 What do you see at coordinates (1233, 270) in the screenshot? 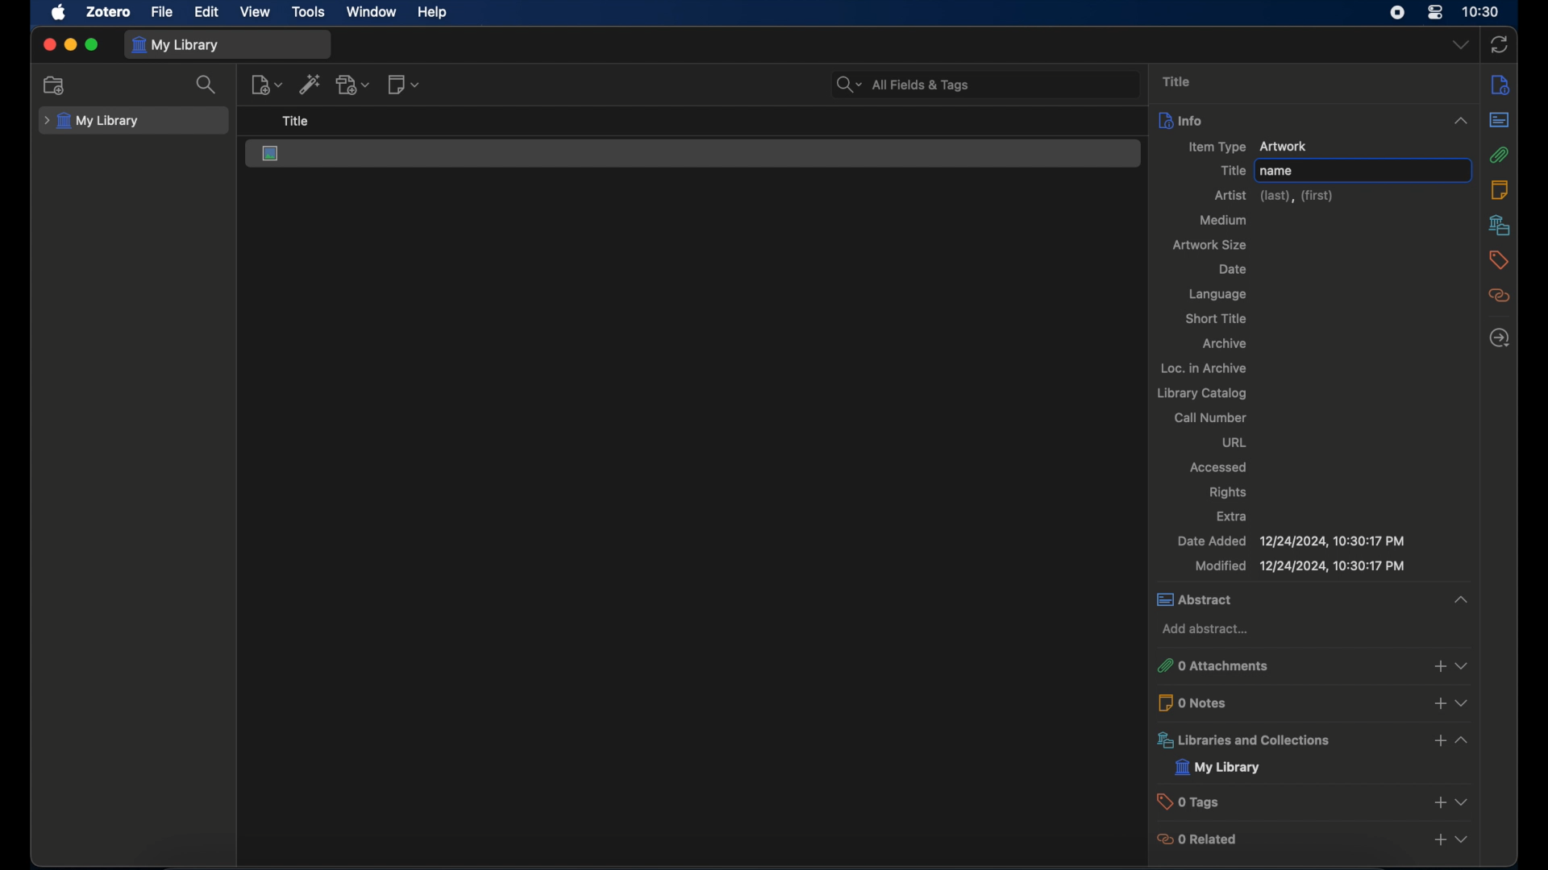
I see `date` at bounding box center [1233, 270].